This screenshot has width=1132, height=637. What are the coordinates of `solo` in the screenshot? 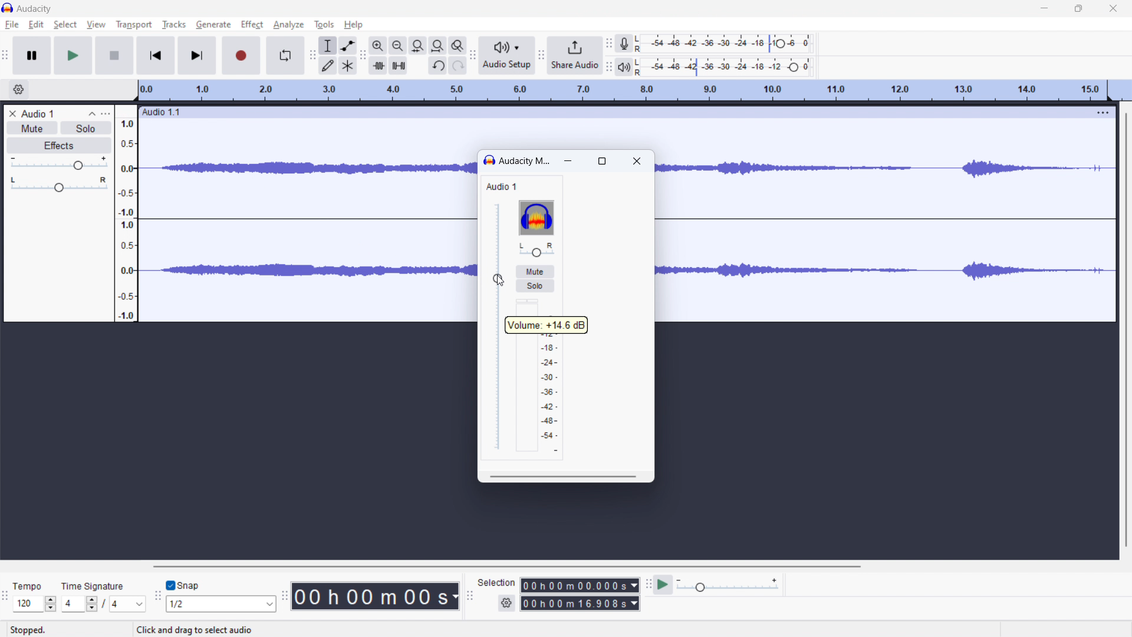 It's located at (535, 285).